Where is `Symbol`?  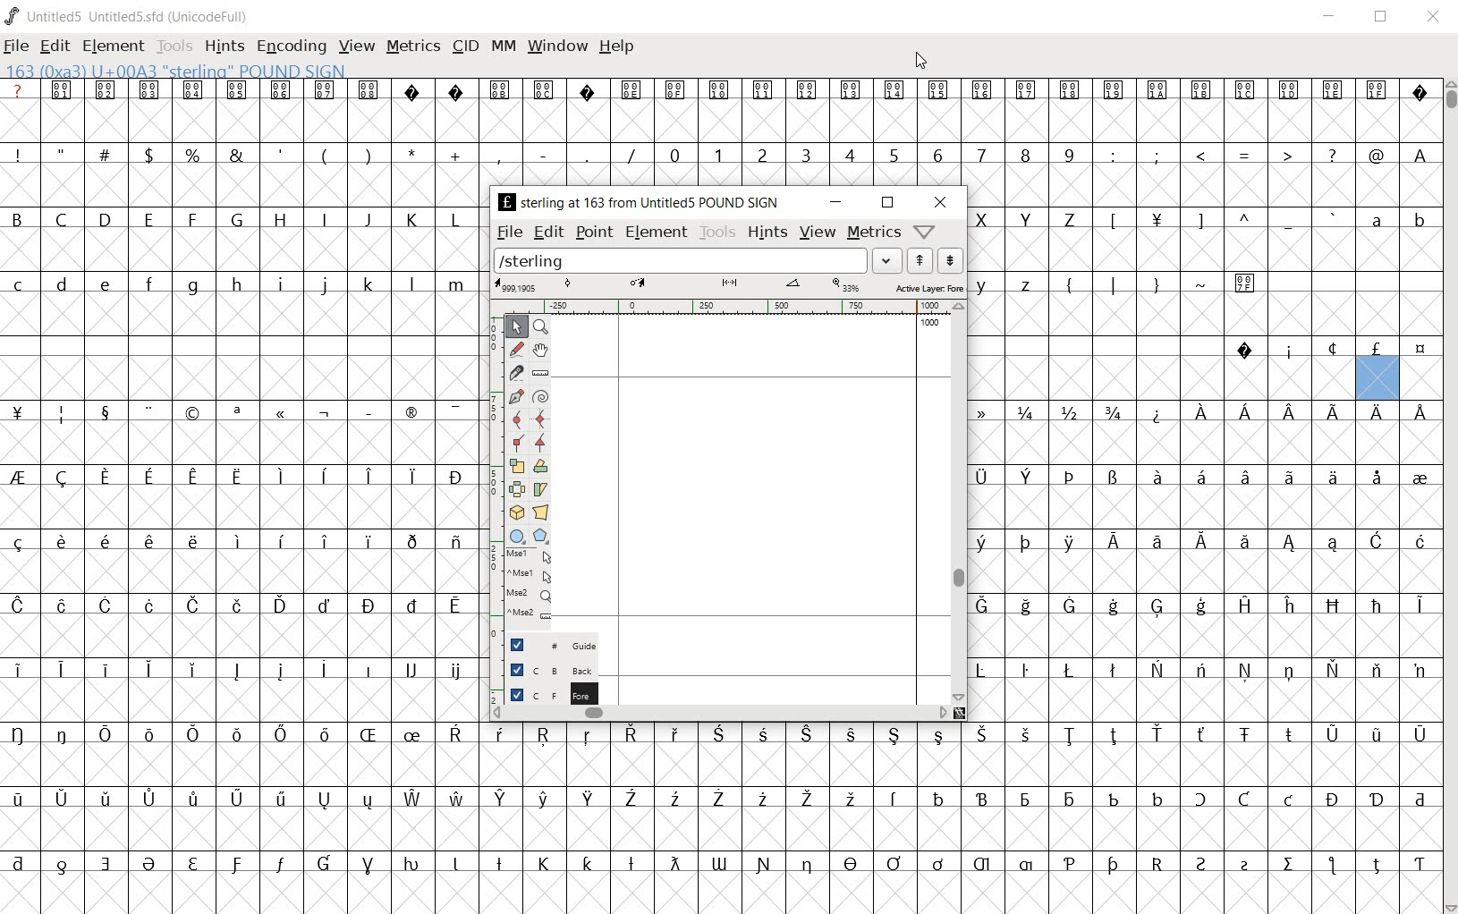
Symbol is located at coordinates (193, 478).